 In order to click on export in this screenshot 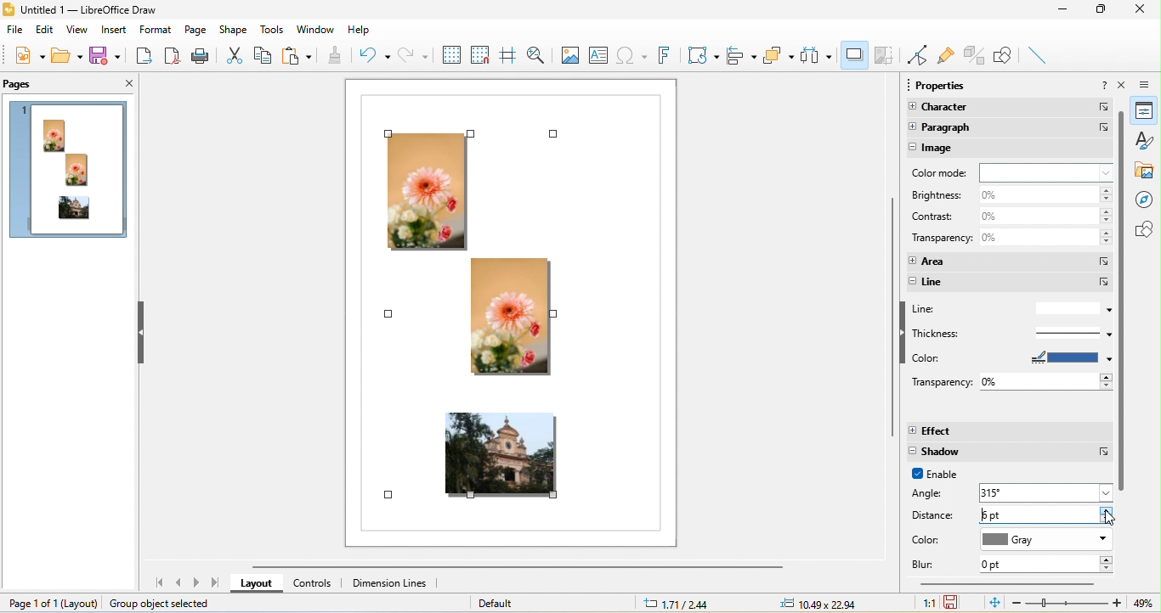, I will do `click(145, 58)`.